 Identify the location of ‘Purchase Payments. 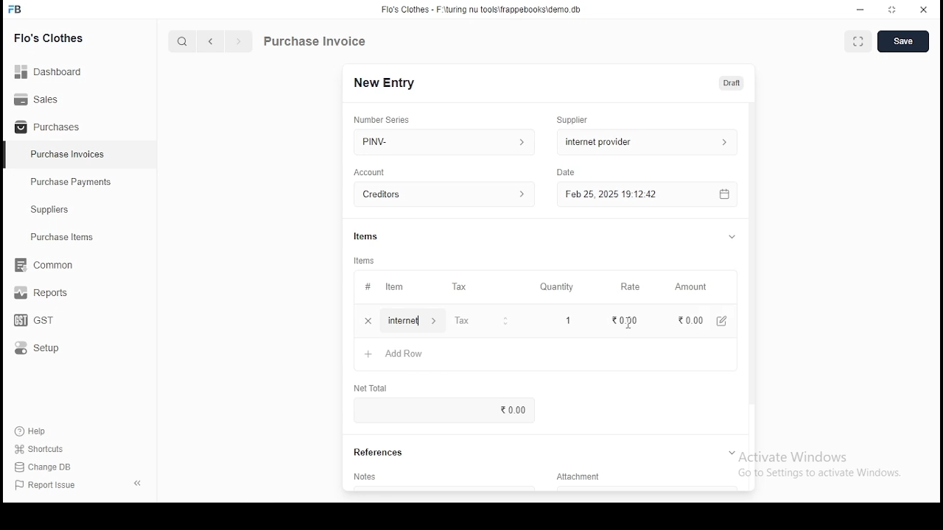
(72, 182).